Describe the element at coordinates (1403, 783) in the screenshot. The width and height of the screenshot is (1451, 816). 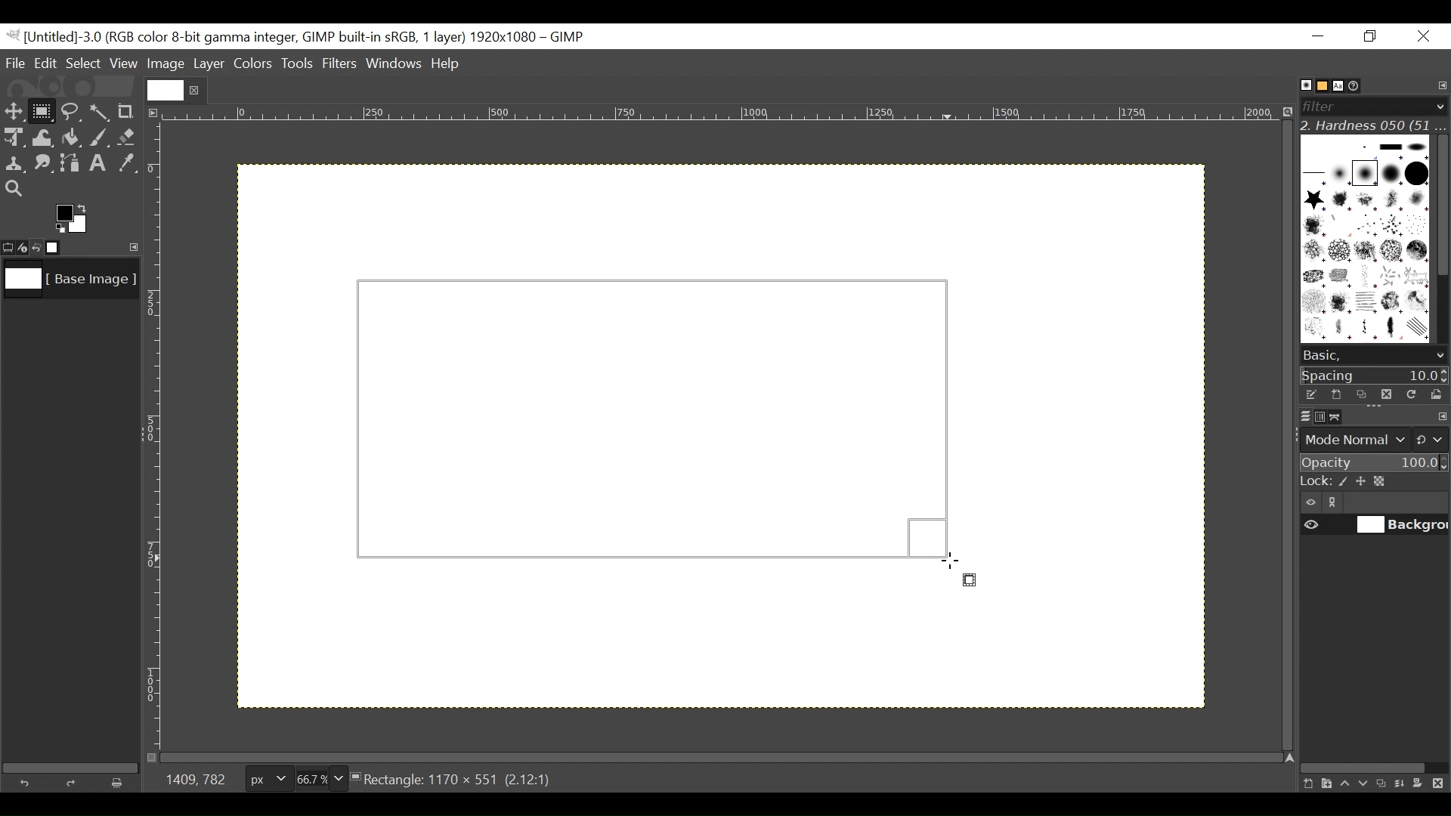
I see `merge the layer` at that location.